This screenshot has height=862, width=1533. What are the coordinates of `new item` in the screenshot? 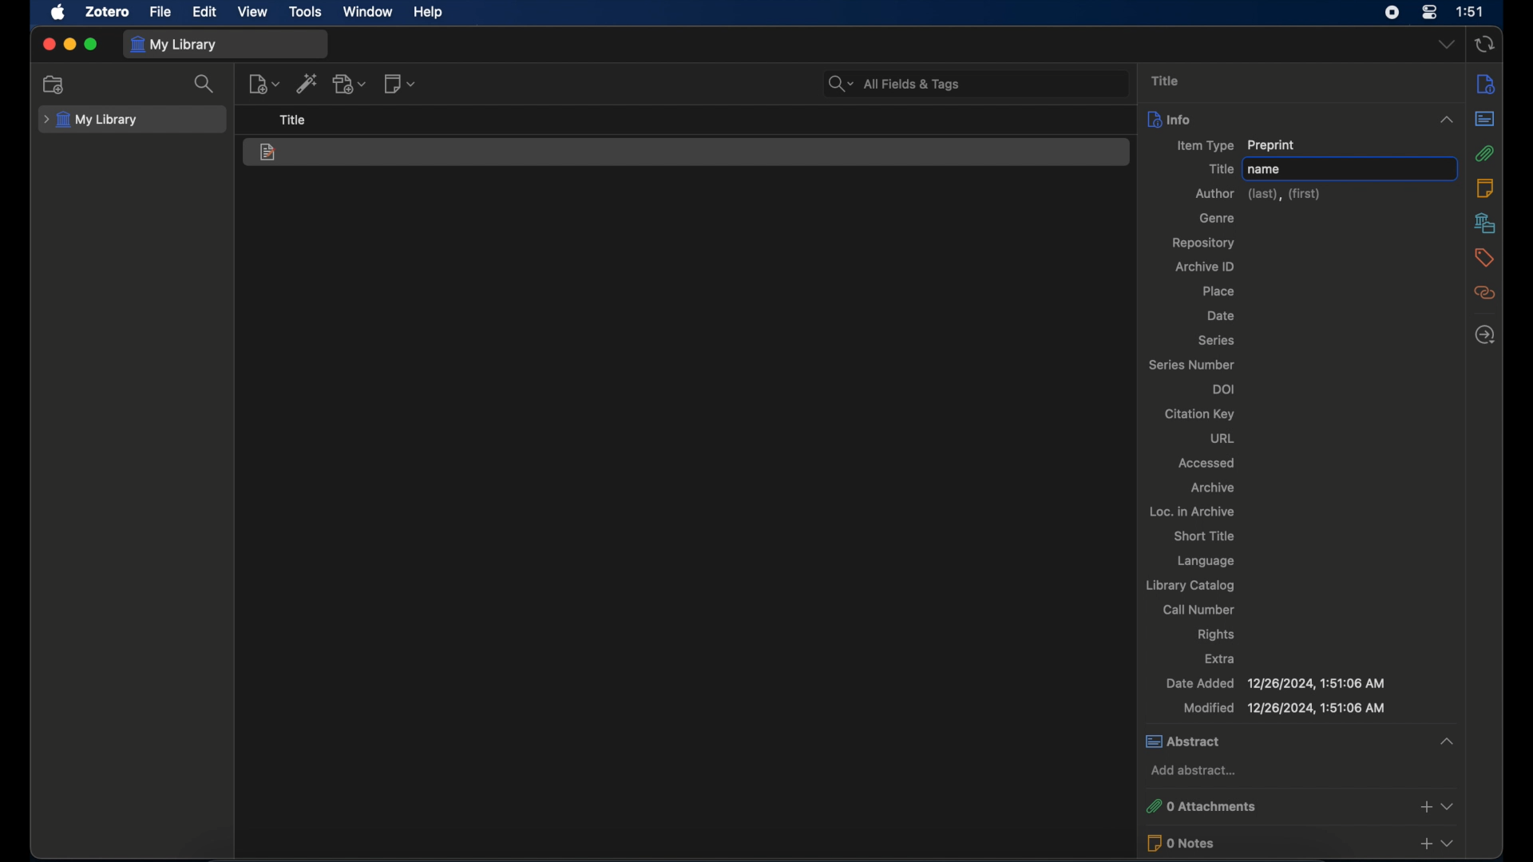 It's located at (263, 83).